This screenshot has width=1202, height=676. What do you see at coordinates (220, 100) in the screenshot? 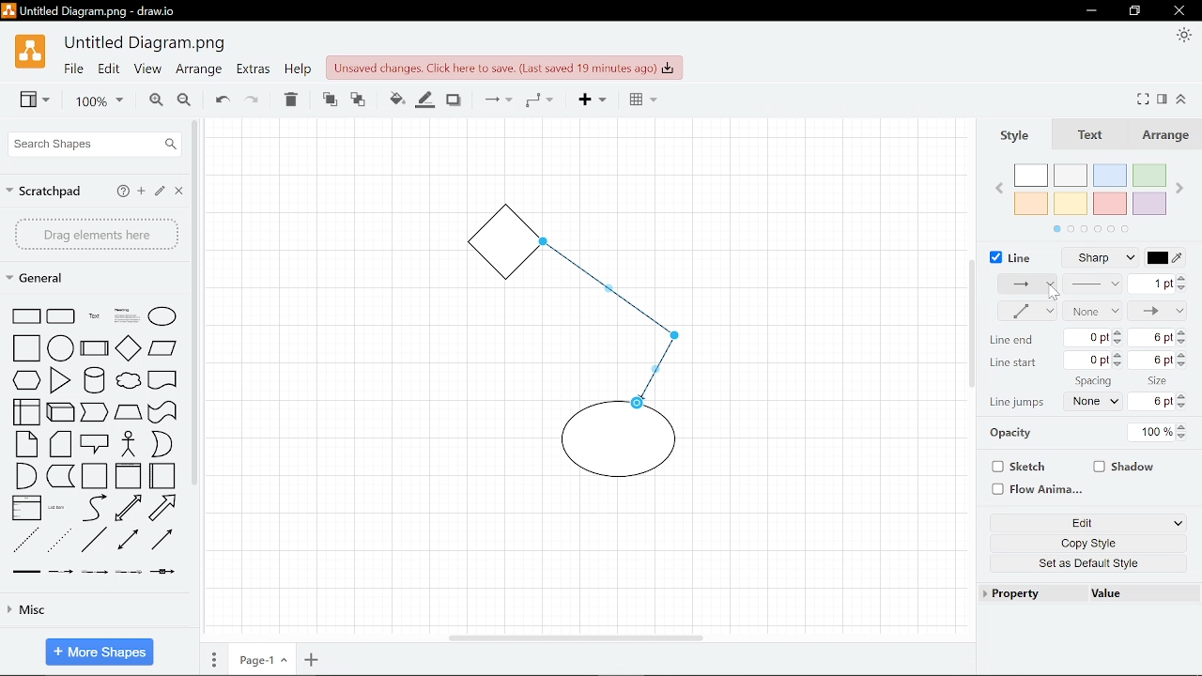
I see `Undo` at bounding box center [220, 100].